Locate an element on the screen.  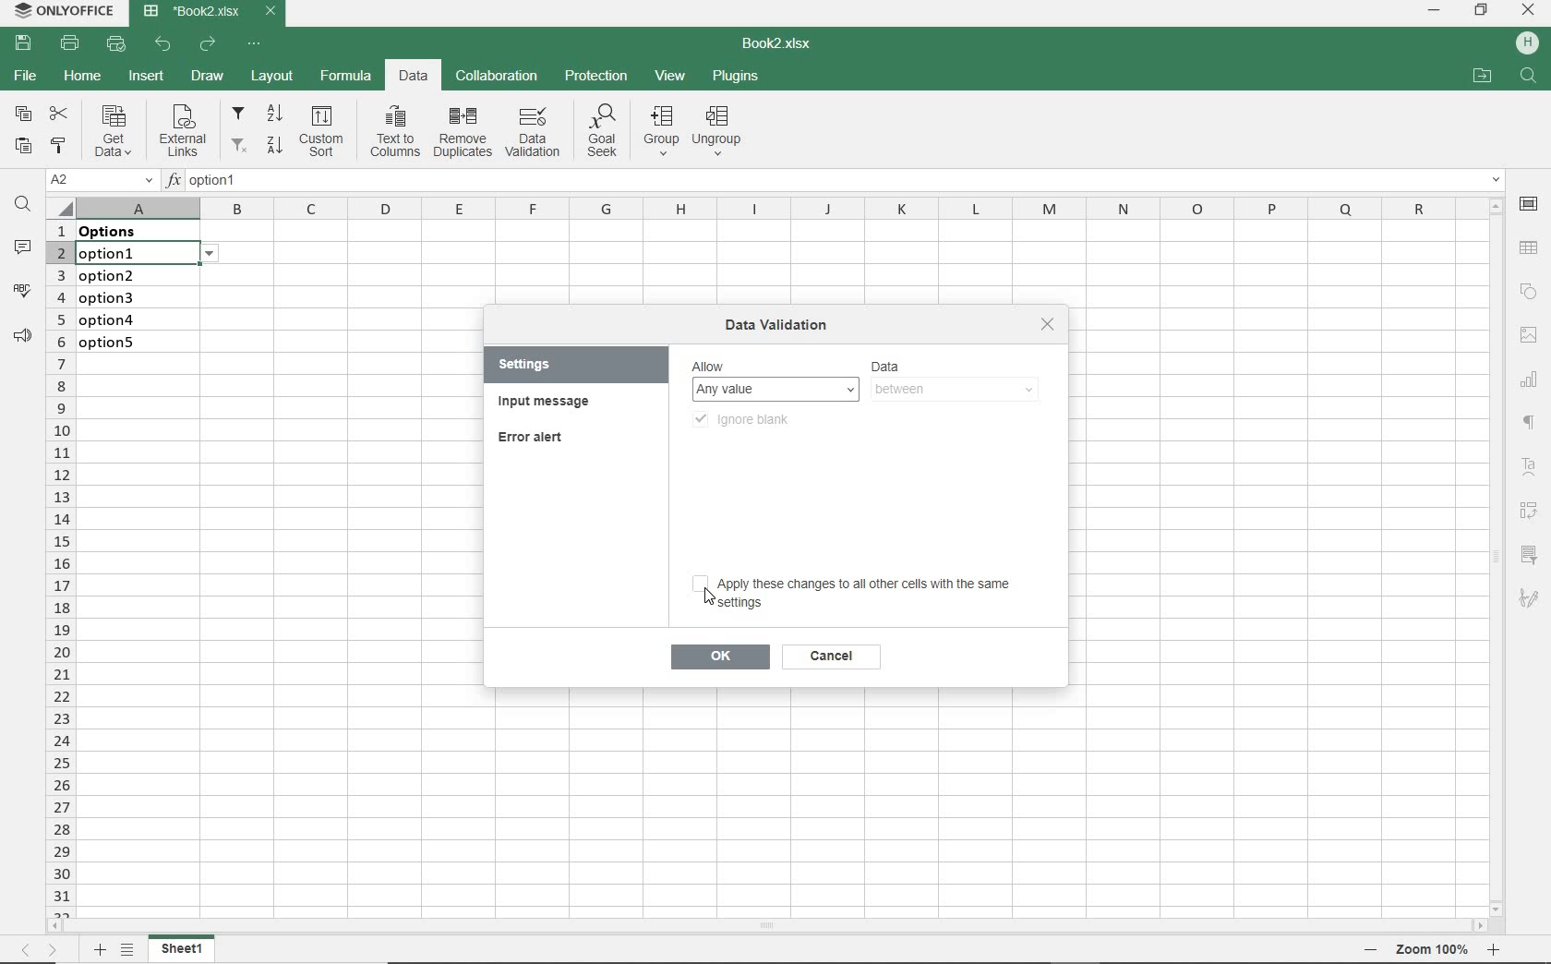
data is located at coordinates (122, 231).